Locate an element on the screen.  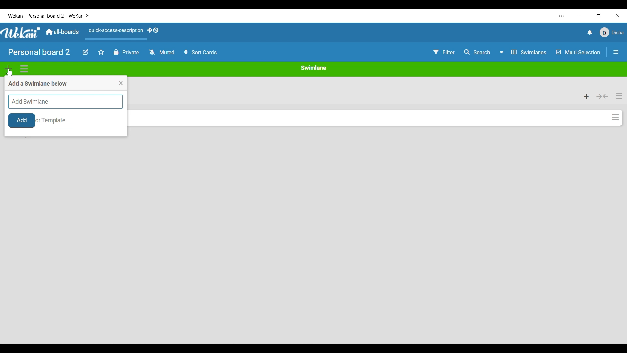
Software and board logo is located at coordinates (49, 16).